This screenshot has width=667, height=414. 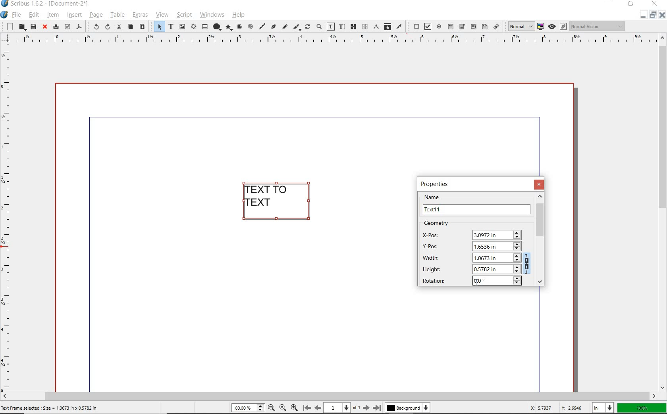 I want to click on view, so click(x=162, y=15).